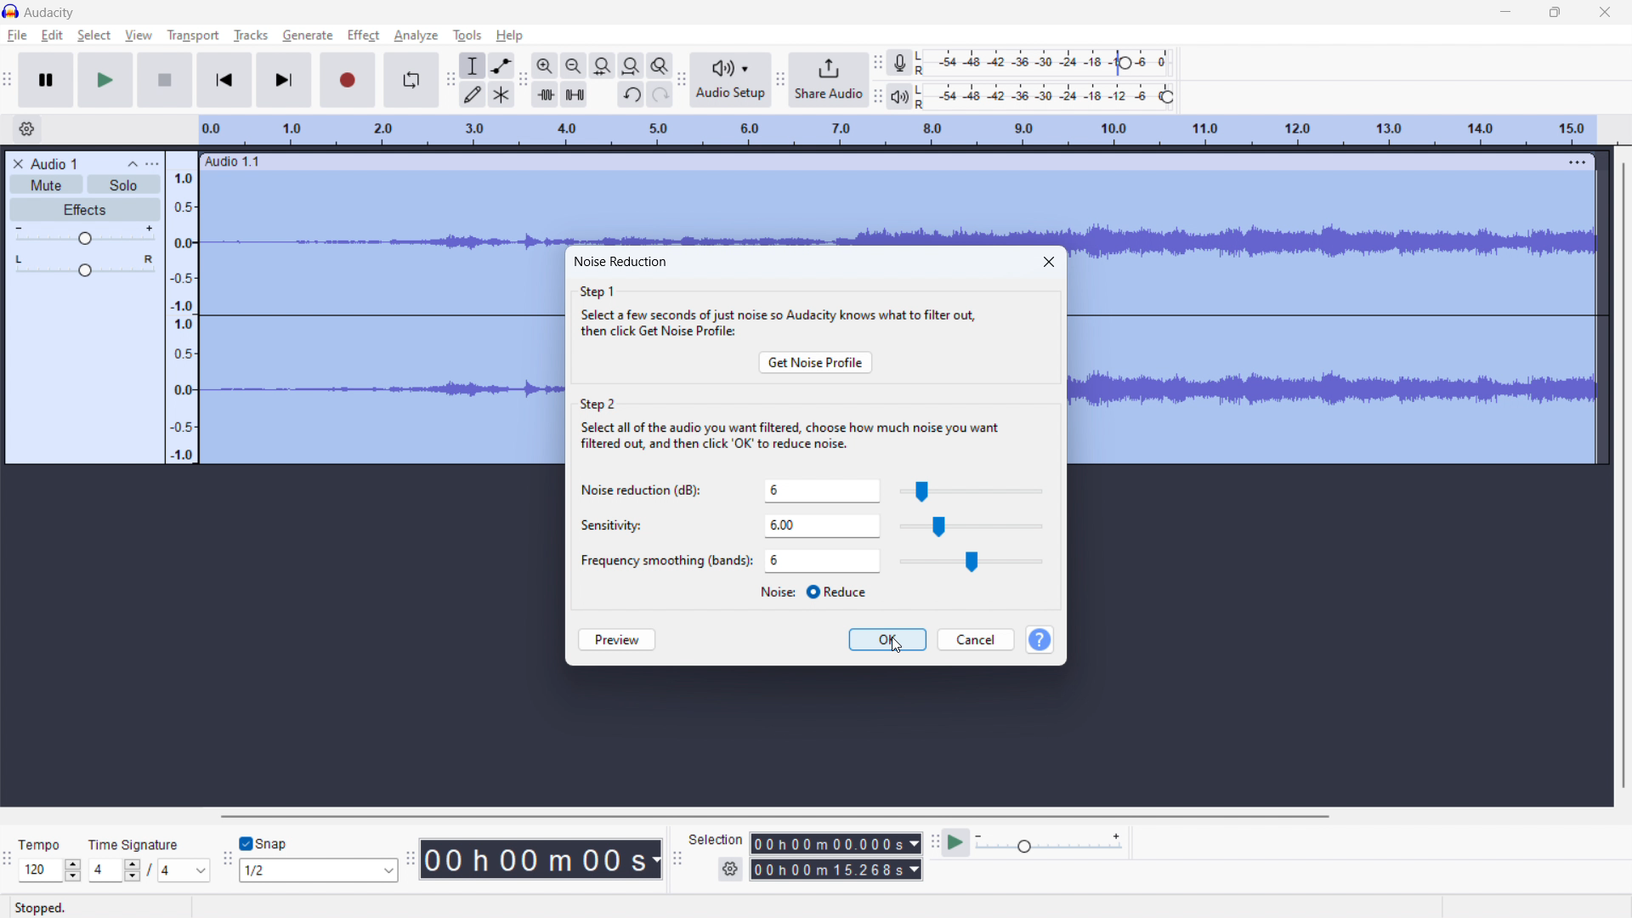  What do you see at coordinates (154, 164) in the screenshot?
I see `view menu` at bounding box center [154, 164].